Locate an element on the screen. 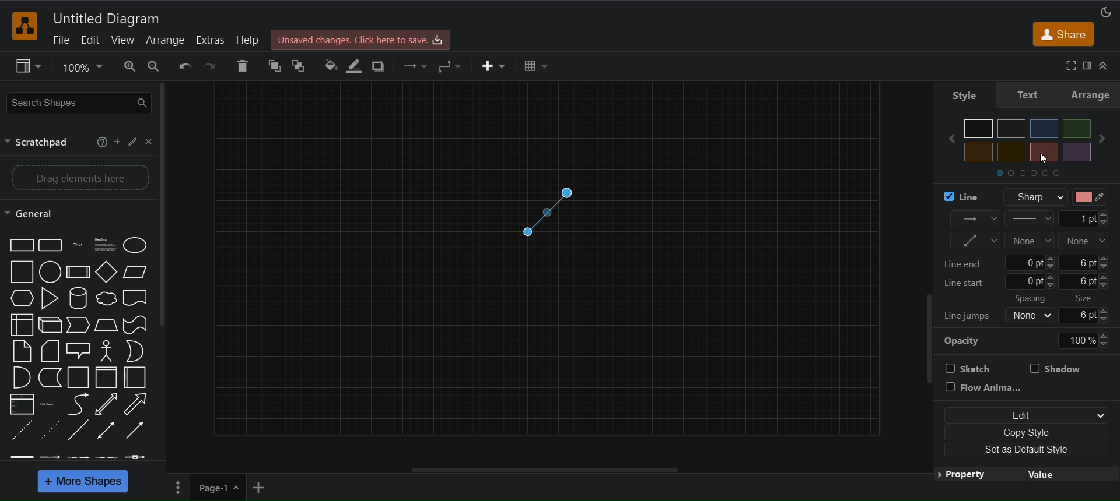  value is located at coordinates (1039, 474).